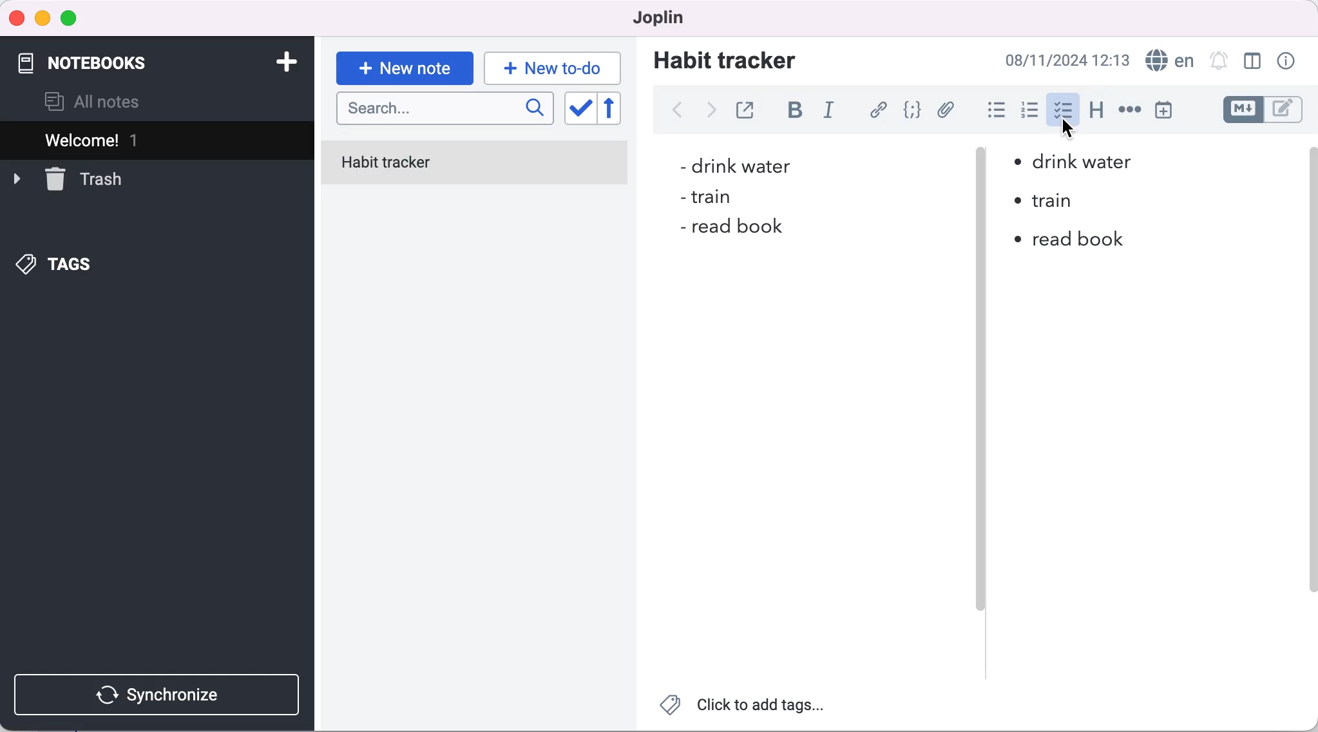 The height and width of the screenshot is (732, 1318). What do you see at coordinates (283, 61) in the screenshot?
I see `add notebook` at bounding box center [283, 61].